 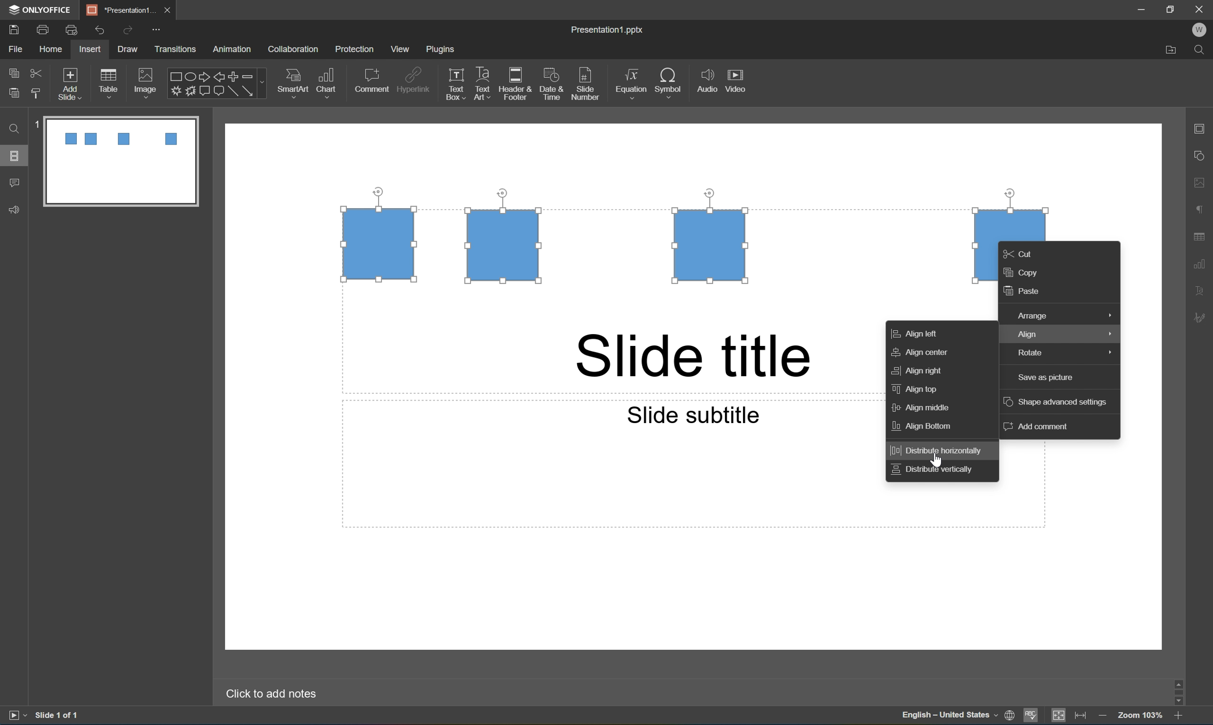 What do you see at coordinates (1169, 51) in the screenshot?
I see `Open file location` at bounding box center [1169, 51].